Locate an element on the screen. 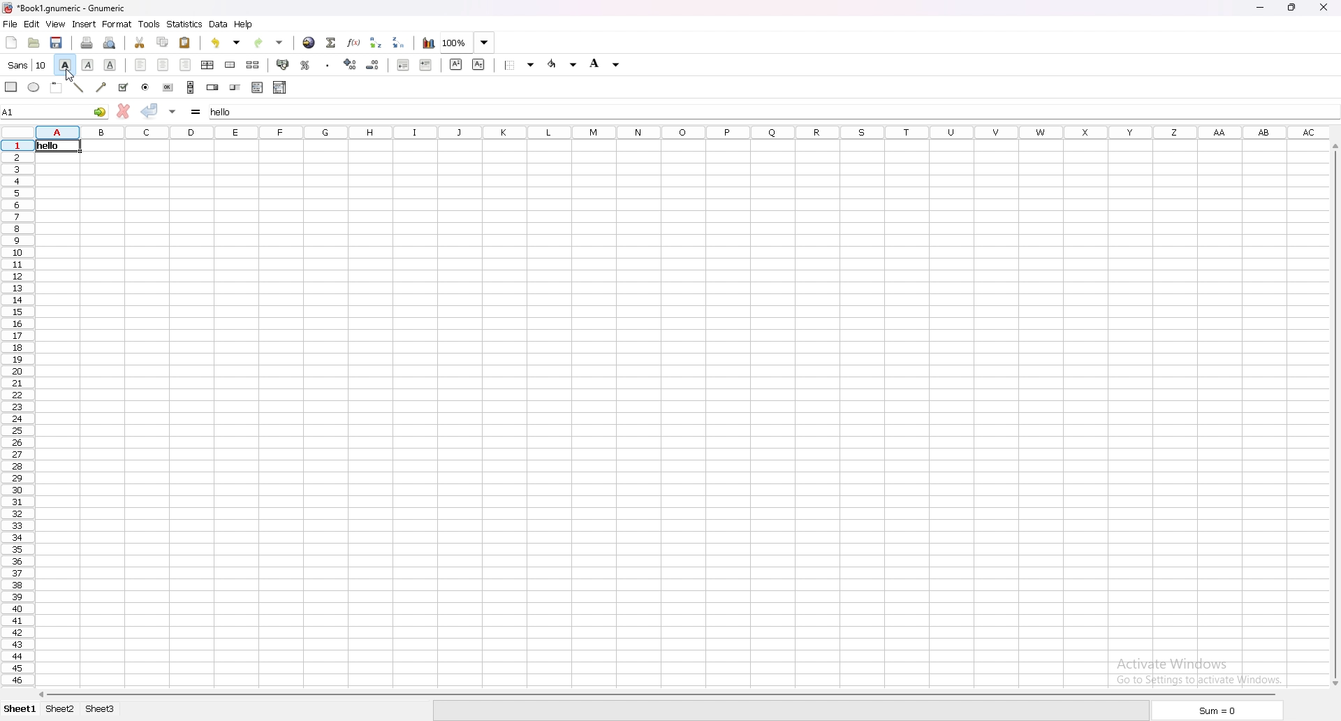 The image size is (1341, 721). italic is located at coordinates (87, 66).